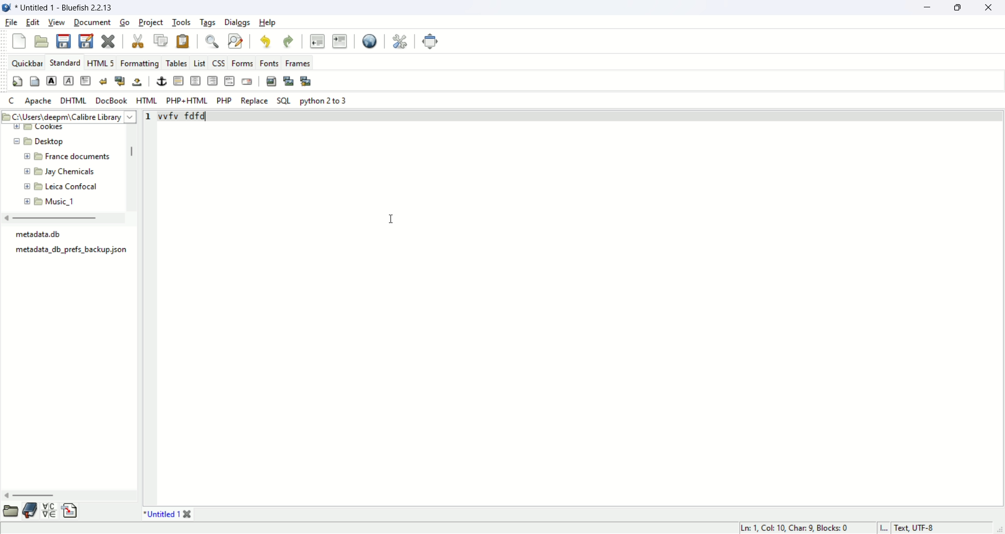 The width and height of the screenshot is (1005, 534). I want to click on DocBook, so click(110, 101).